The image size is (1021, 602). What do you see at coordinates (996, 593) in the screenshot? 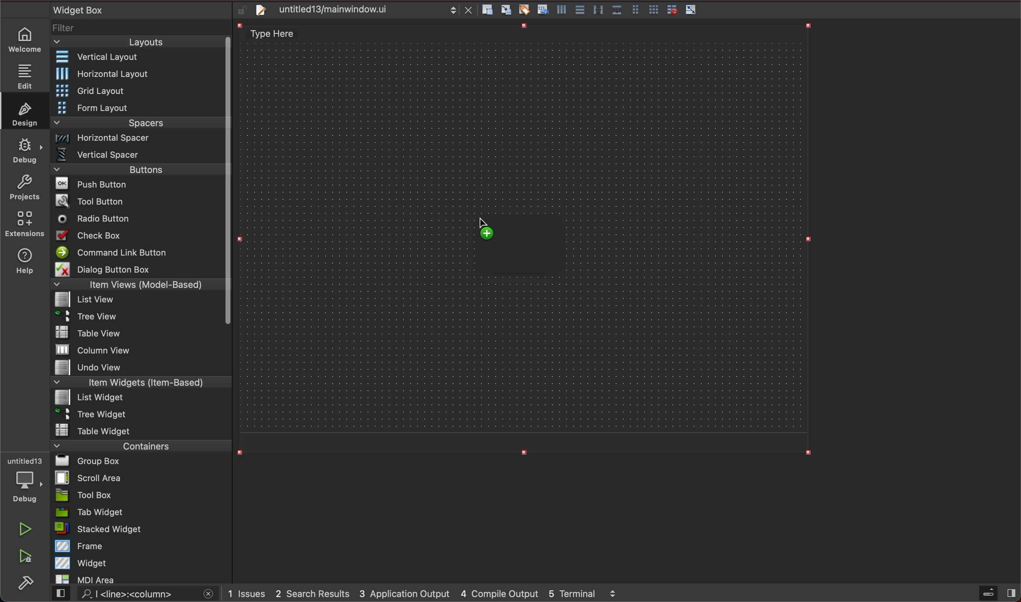
I see `close sidebar` at bounding box center [996, 593].